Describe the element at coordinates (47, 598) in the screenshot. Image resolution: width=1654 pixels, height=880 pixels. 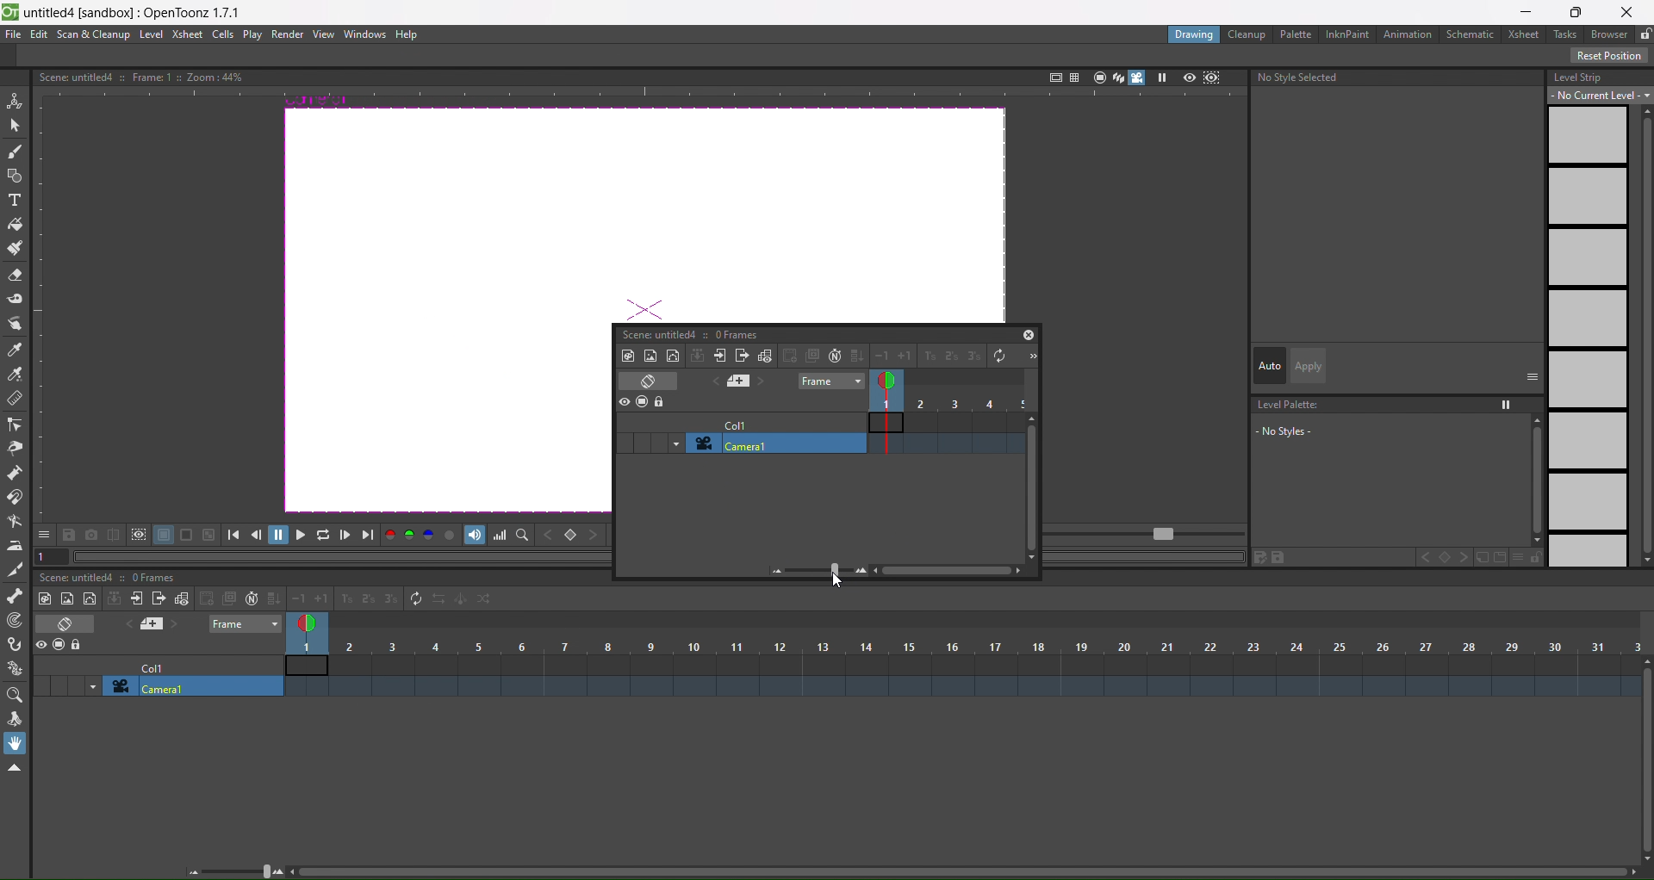
I see `new toonz raster level` at that location.